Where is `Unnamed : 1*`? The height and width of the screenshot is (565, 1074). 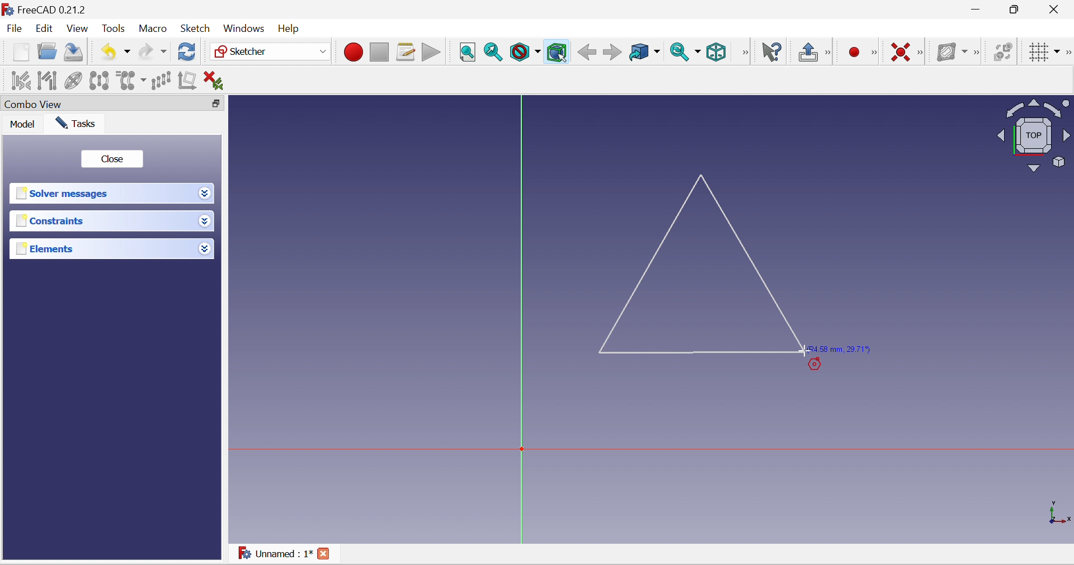 Unnamed : 1* is located at coordinates (276, 552).